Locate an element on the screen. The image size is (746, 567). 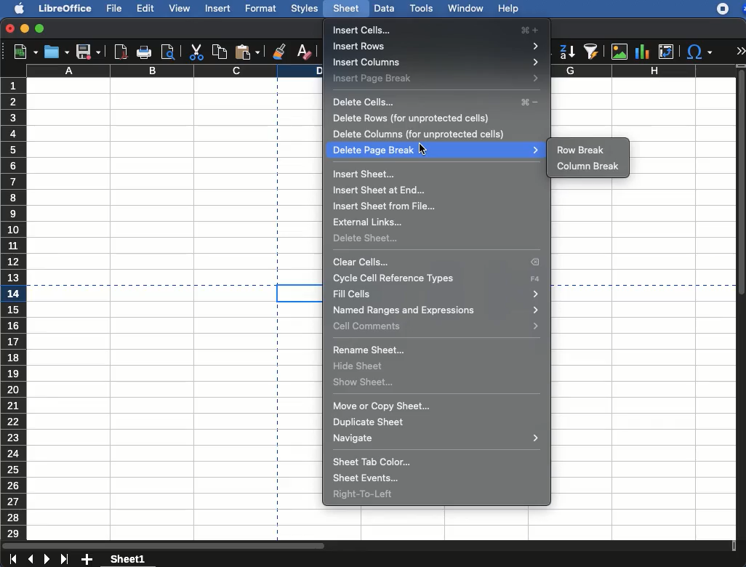
delete page break is located at coordinates (437, 150).